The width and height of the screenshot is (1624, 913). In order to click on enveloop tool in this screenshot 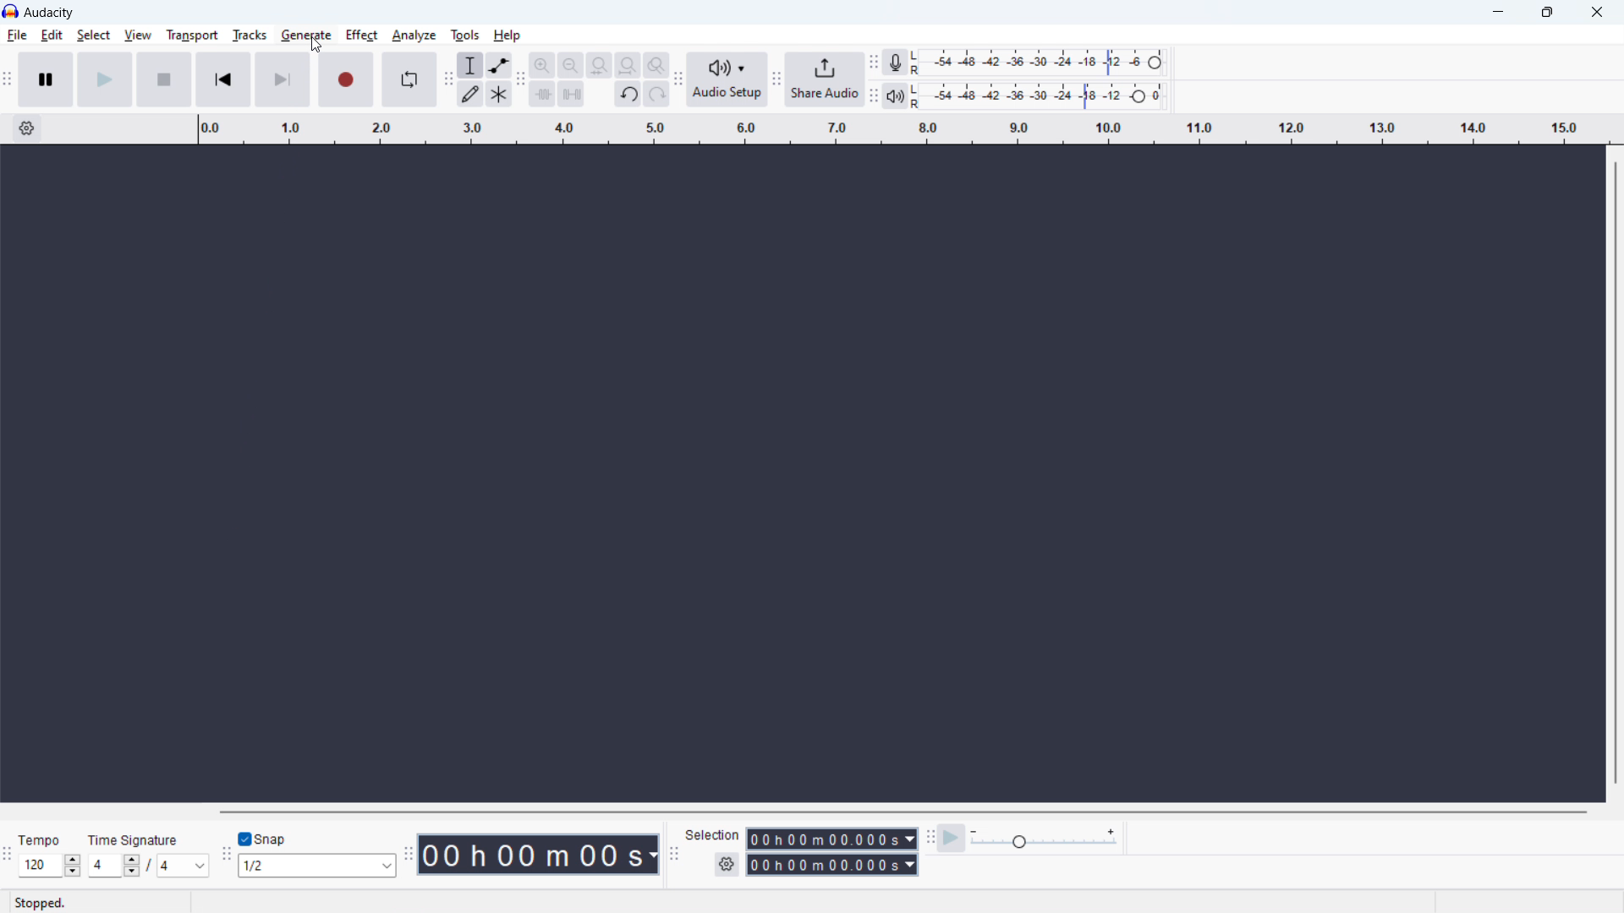, I will do `click(499, 65)`.